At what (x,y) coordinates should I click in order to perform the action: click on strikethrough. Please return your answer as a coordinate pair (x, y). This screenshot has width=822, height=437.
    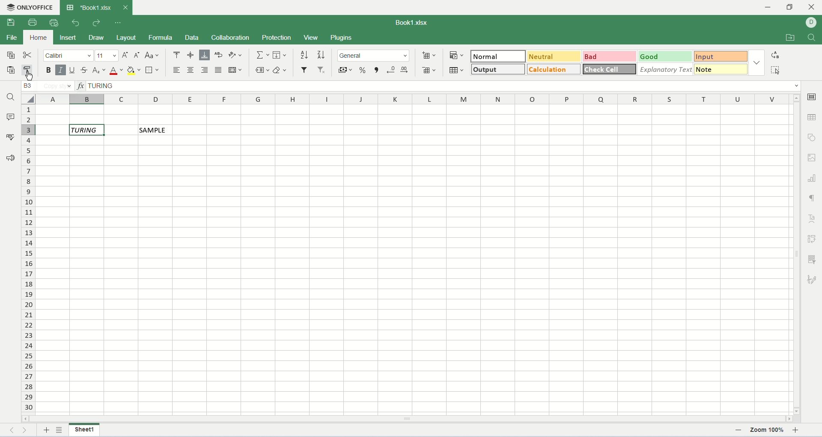
    Looking at the image, I should click on (86, 71).